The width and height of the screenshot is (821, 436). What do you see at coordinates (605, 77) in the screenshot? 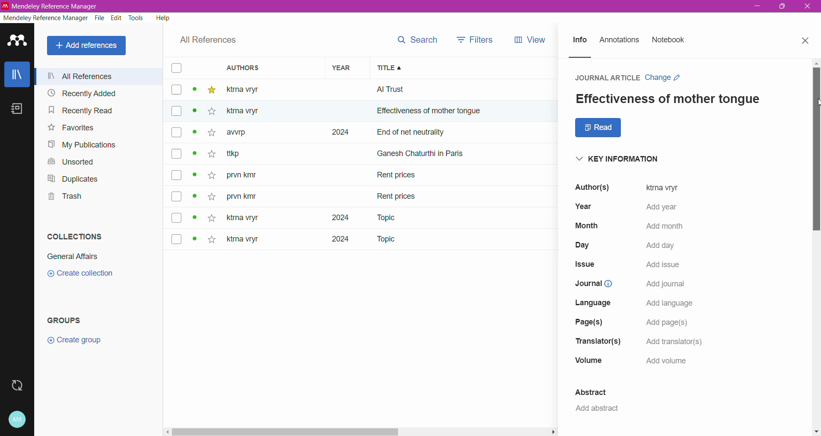
I see `Journal Article` at bounding box center [605, 77].